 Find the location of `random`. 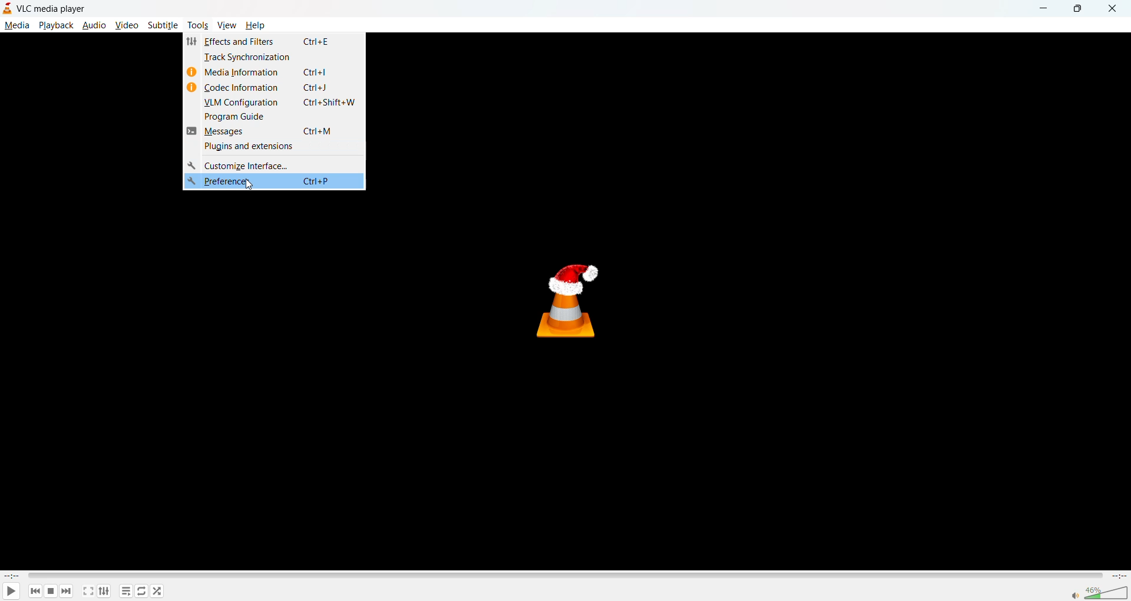

random is located at coordinates (156, 590).